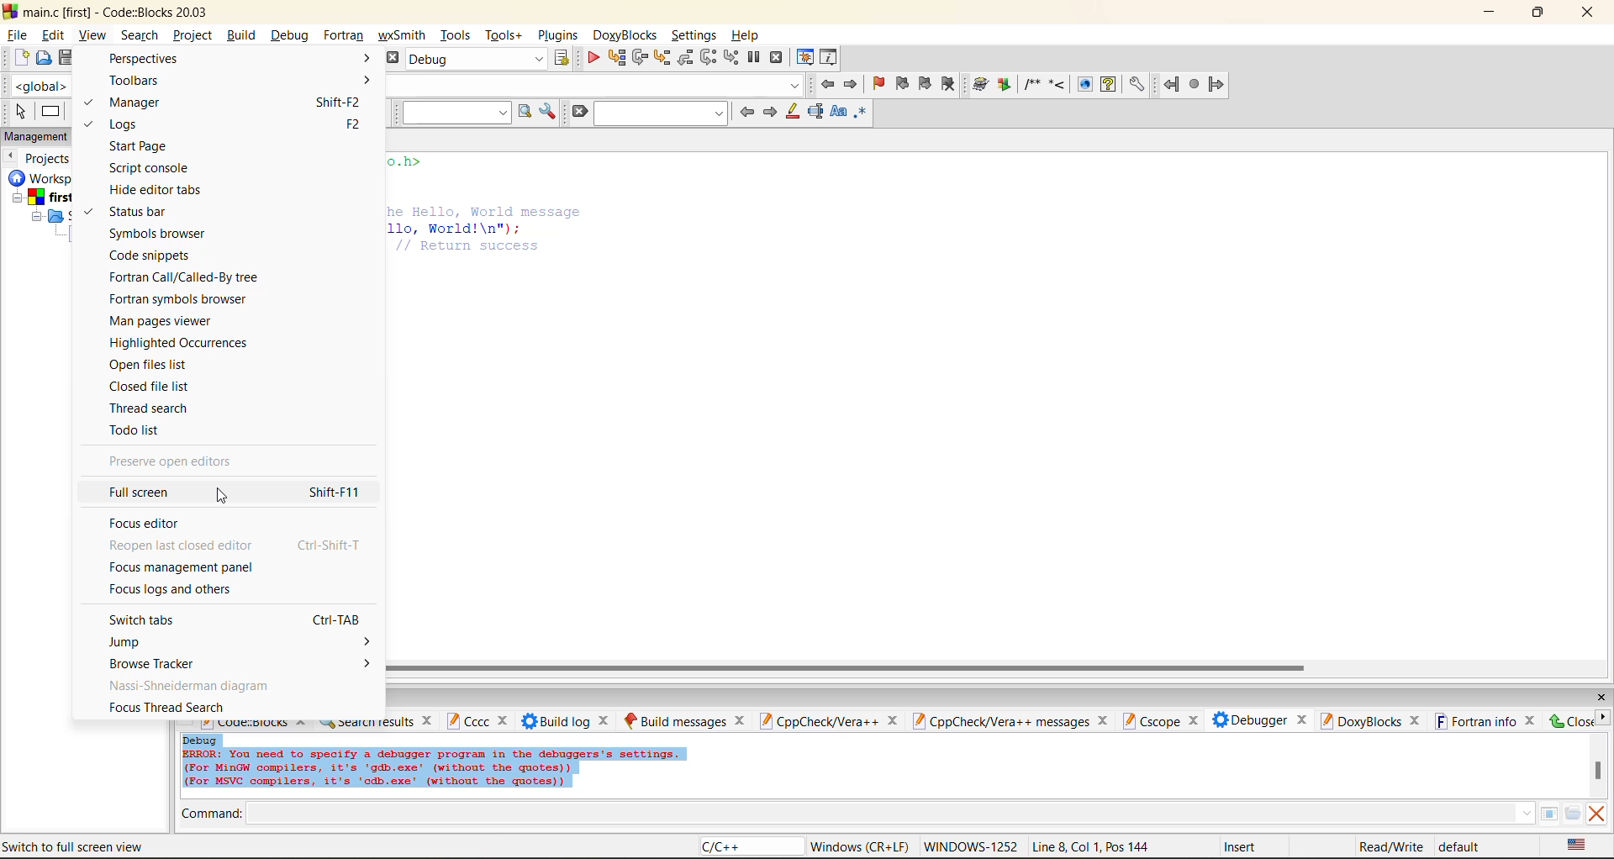 Image resolution: width=1614 pixels, height=859 pixels. I want to click on symbols browser, so click(164, 234).